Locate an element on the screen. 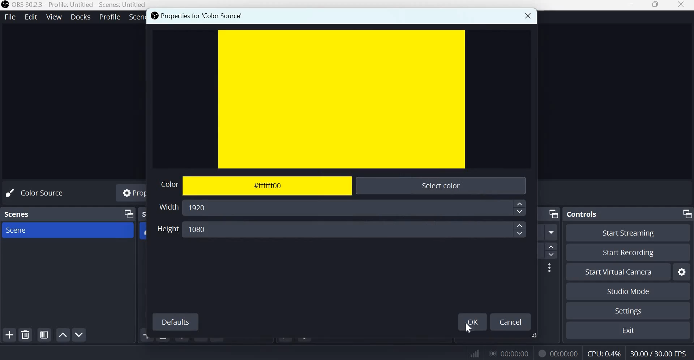  Height input dropdown is located at coordinates (355, 229).